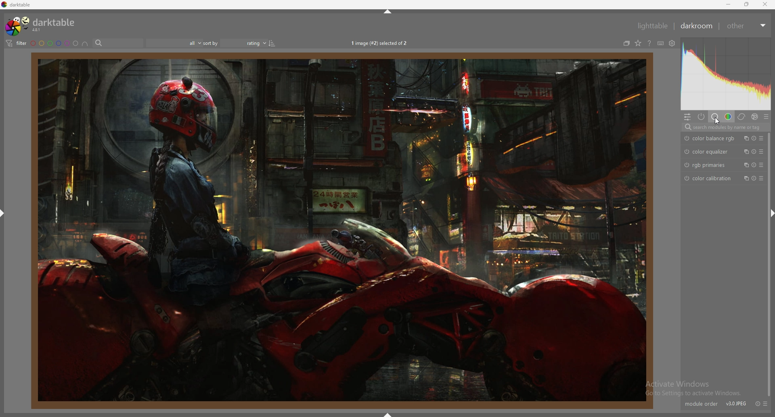 This screenshot has width=775, height=417. I want to click on presets, so click(766, 404).